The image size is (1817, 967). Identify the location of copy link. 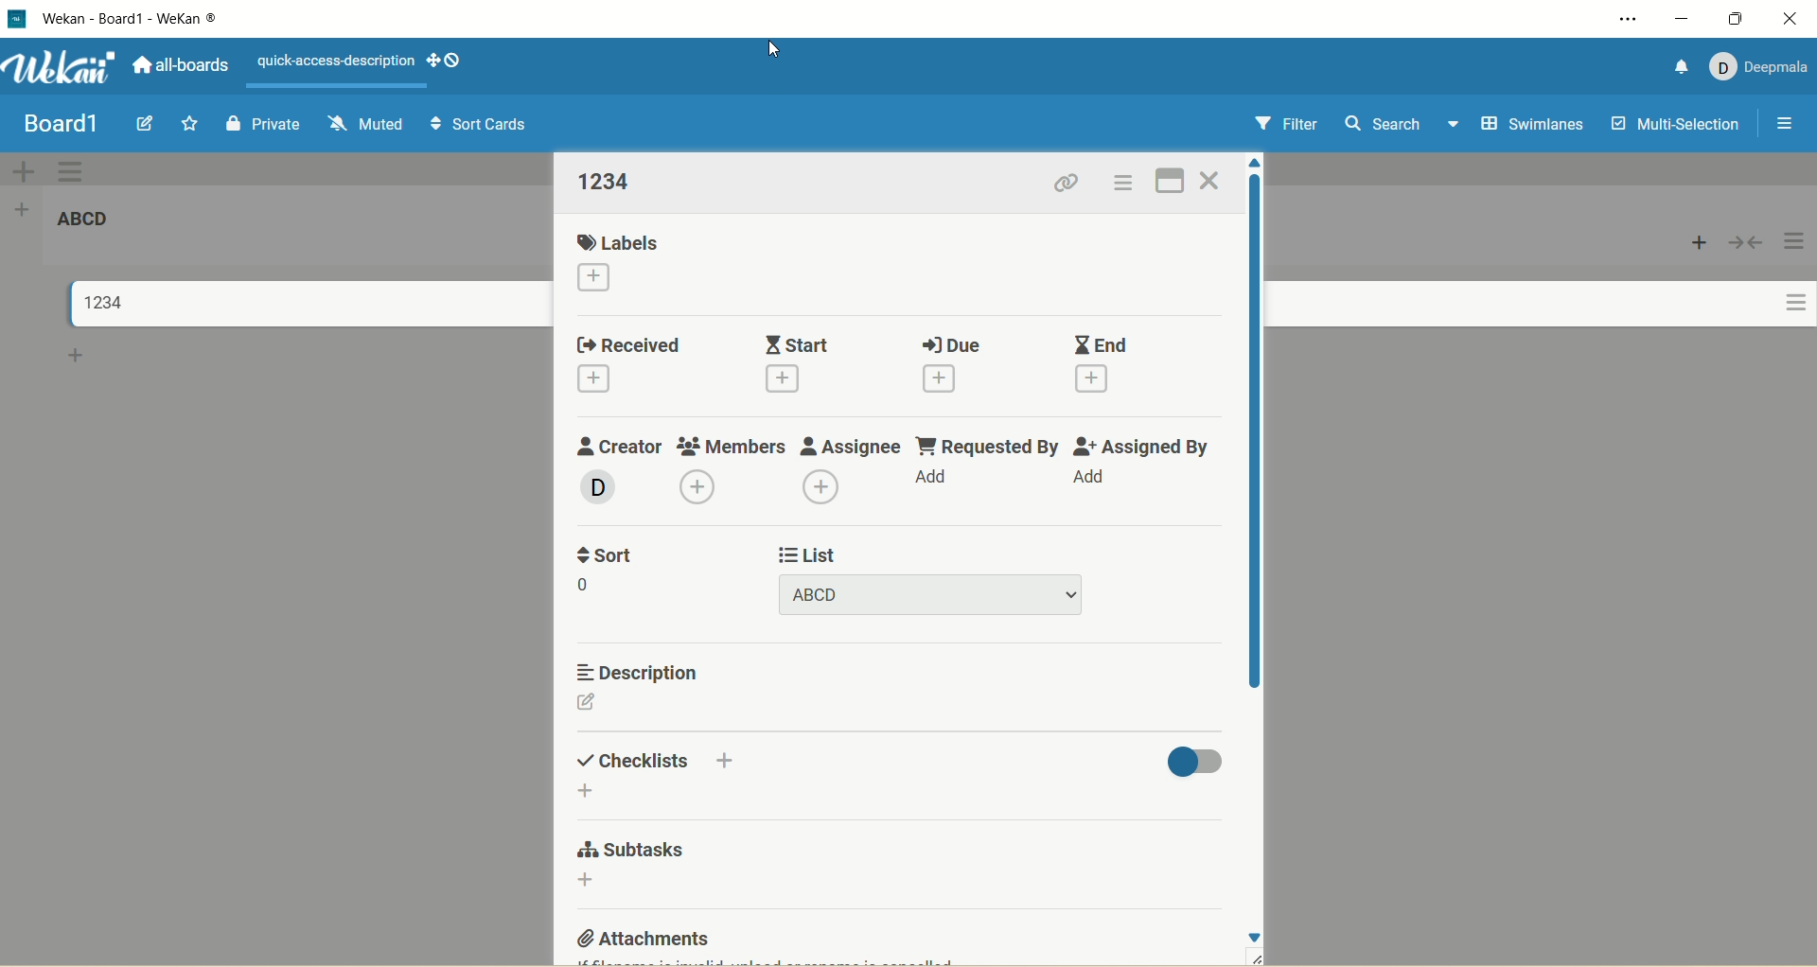
(1069, 185).